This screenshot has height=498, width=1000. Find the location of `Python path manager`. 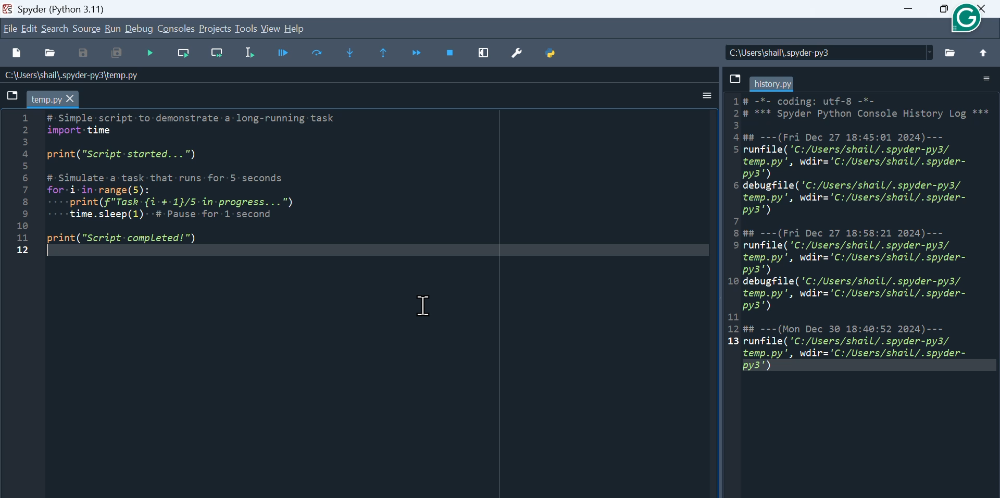

Python path manager is located at coordinates (558, 54).